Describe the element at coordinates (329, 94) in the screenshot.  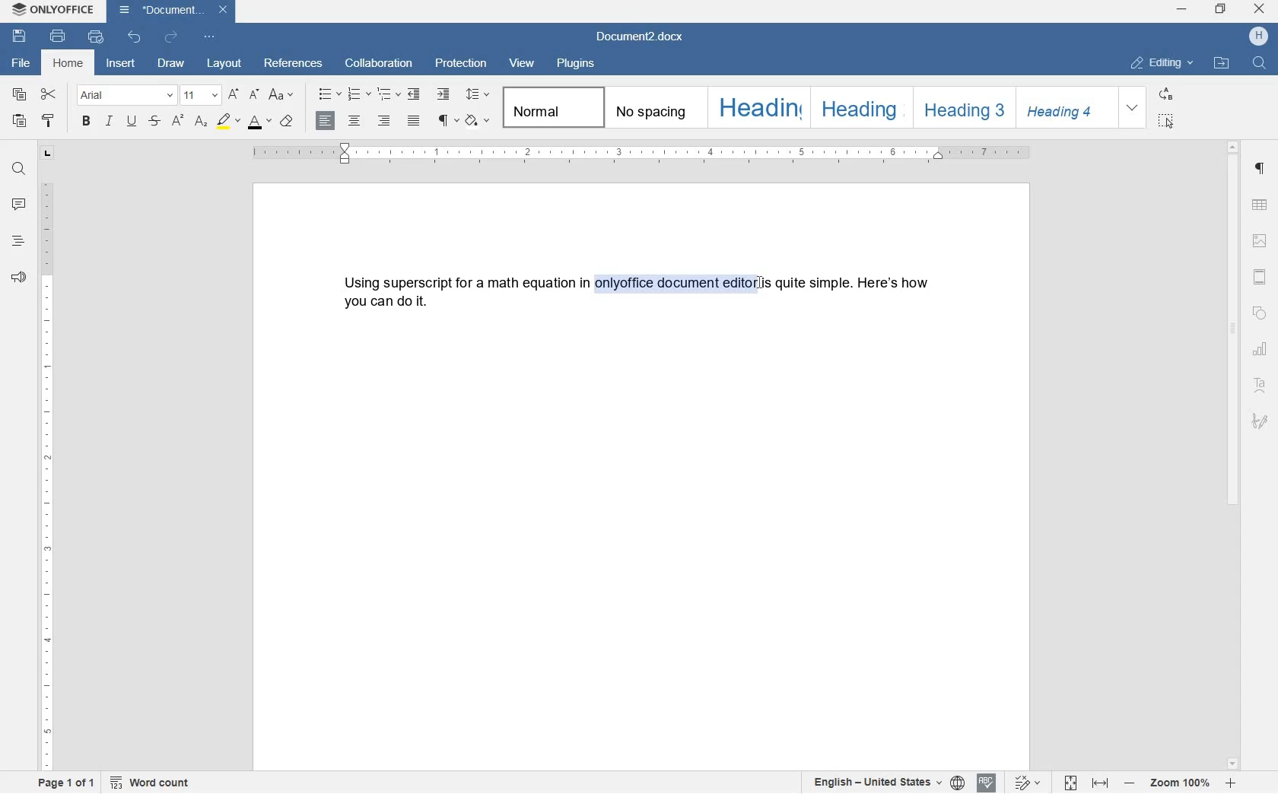
I see `bullets` at that location.